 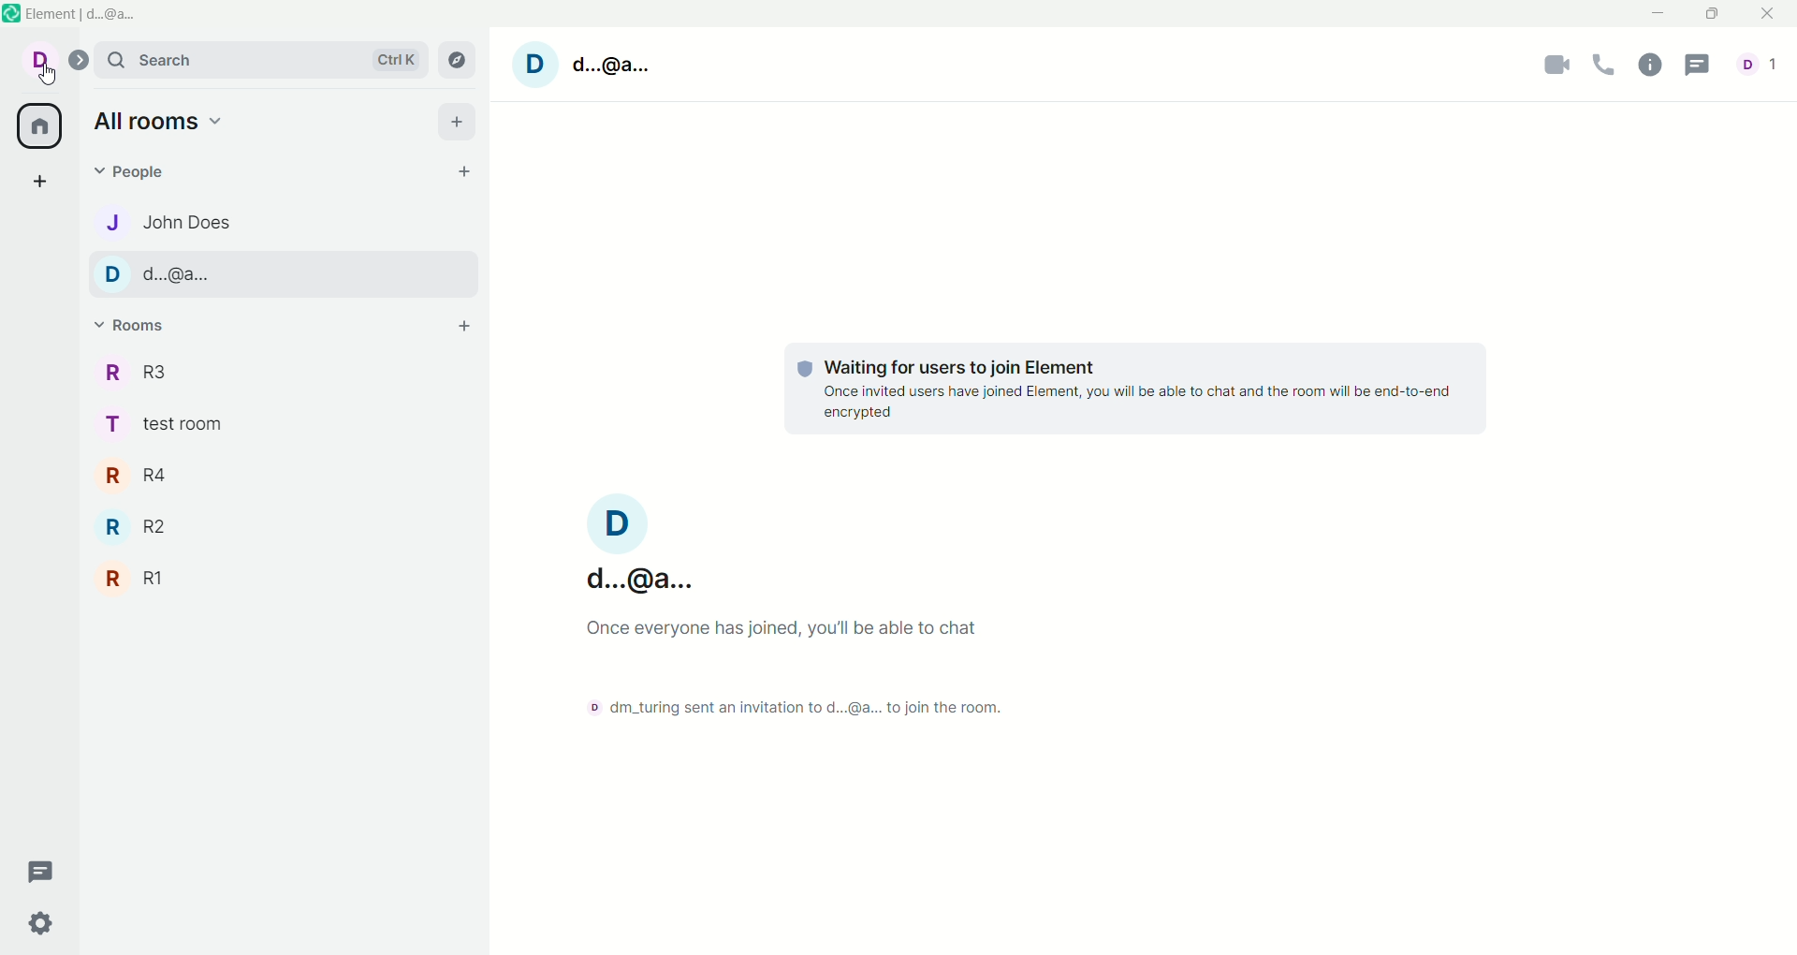 I want to click on video call, so click(x=1558, y=67).